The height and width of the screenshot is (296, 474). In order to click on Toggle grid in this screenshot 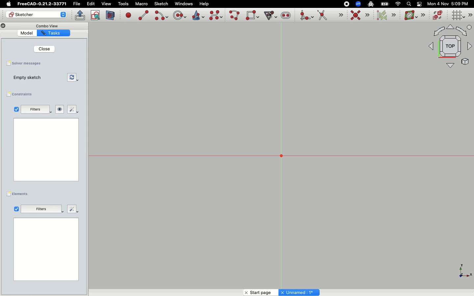, I will do `click(458, 15)`.